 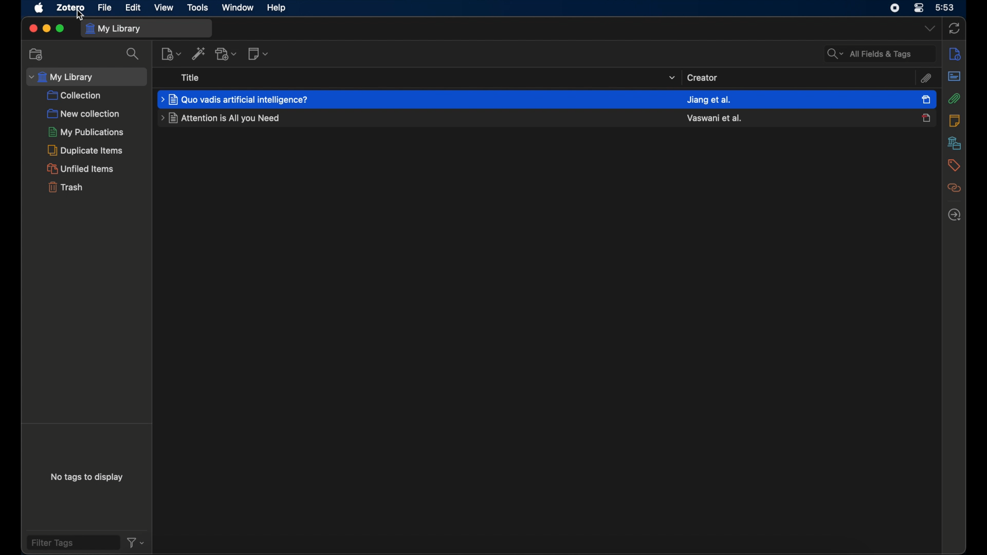 I want to click on attachements, so click(x=954, y=99).